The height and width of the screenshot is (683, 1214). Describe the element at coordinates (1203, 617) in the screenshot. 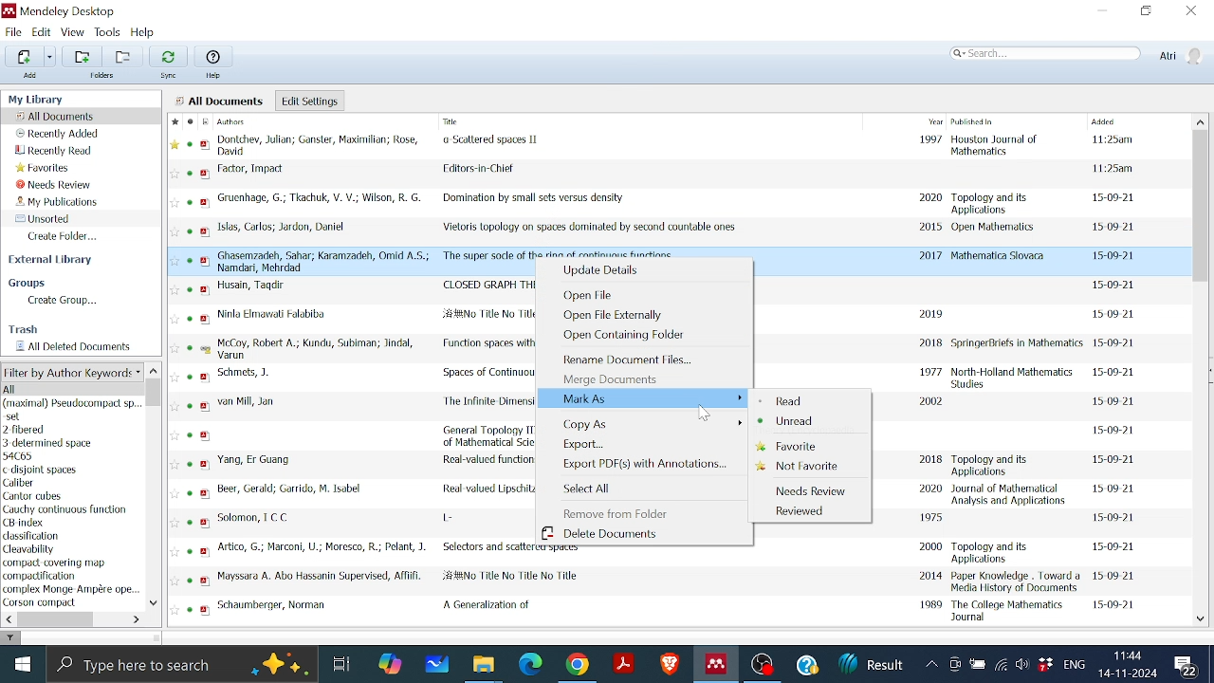

I see `Move down in all files` at that location.